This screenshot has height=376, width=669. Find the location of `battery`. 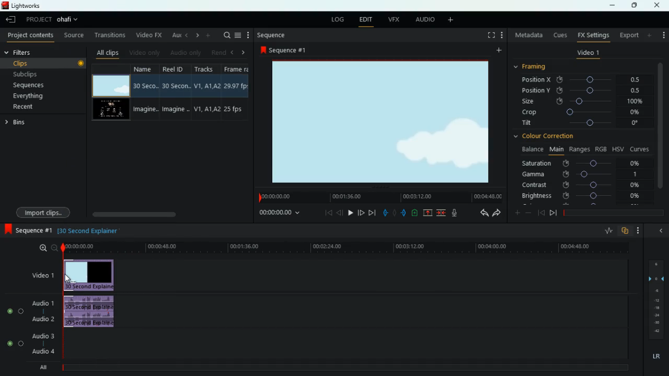

battery is located at coordinates (414, 213).